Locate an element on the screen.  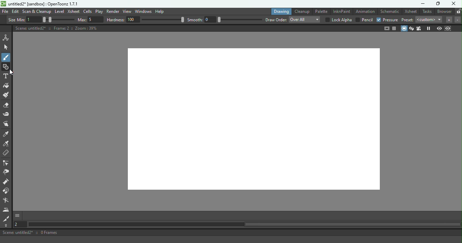
Render is located at coordinates (113, 11).